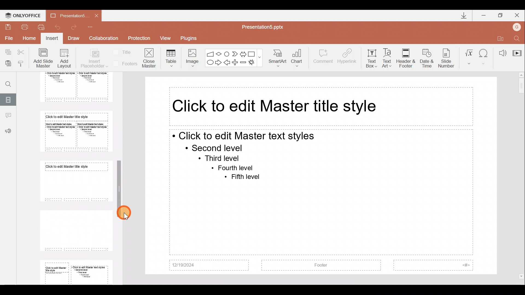 This screenshot has height=295, width=525. I want to click on Chart, so click(300, 58).